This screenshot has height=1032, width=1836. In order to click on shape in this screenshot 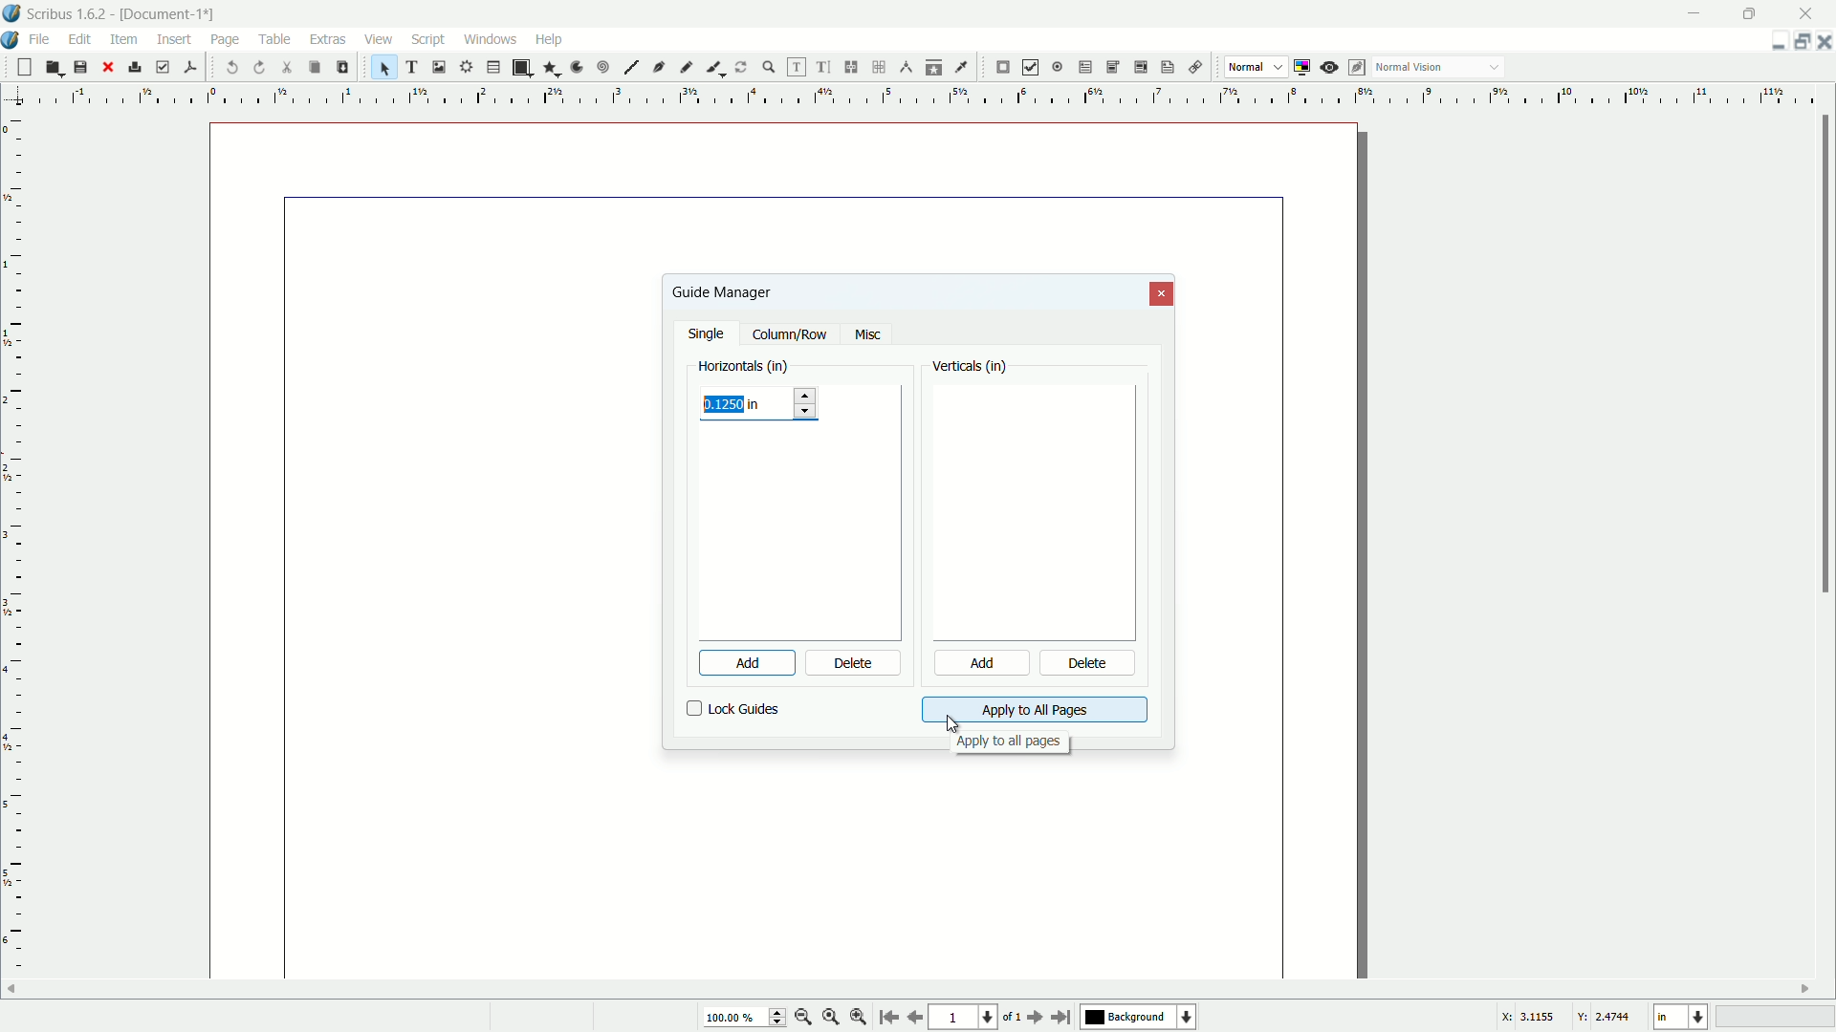, I will do `click(520, 68)`.